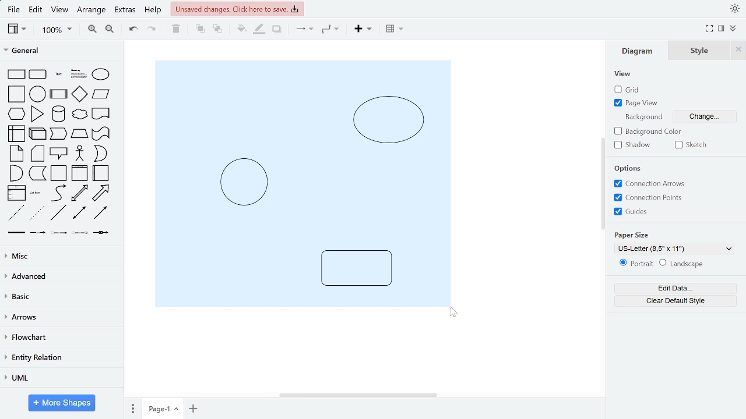 The height and width of the screenshot is (419, 746). Describe the element at coordinates (101, 193) in the screenshot. I see `arrow` at that location.